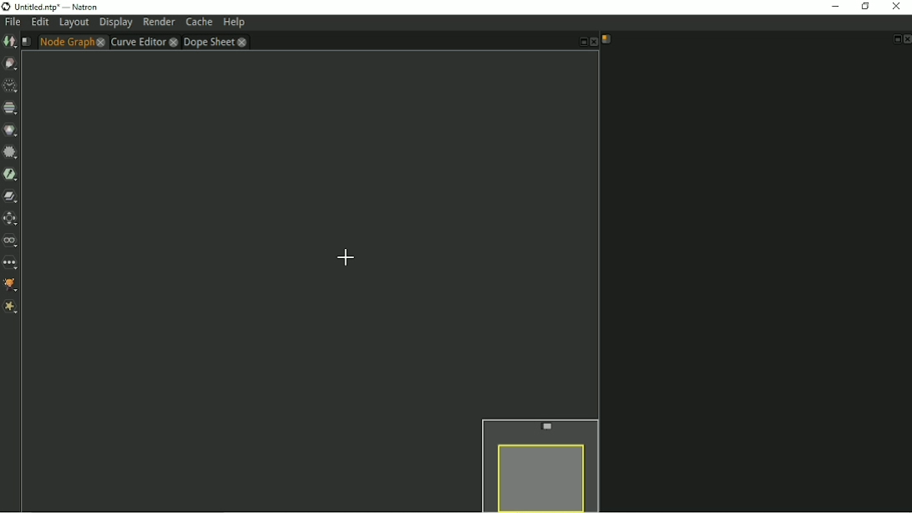 The image size is (912, 513). What do you see at coordinates (580, 43) in the screenshot?
I see `Float pane` at bounding box center [580, 43].